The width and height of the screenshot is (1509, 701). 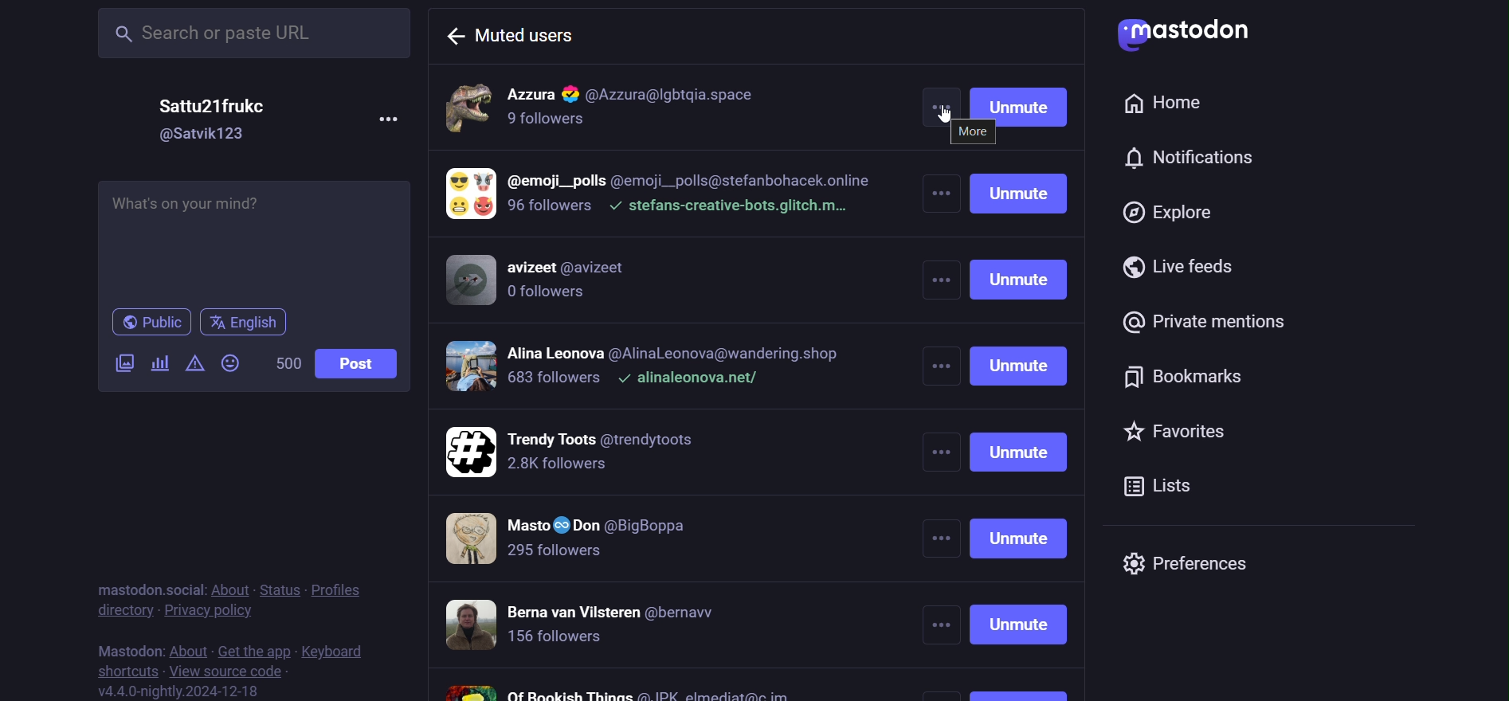 I want to click on mastodon social, so click(x=148, y=587).